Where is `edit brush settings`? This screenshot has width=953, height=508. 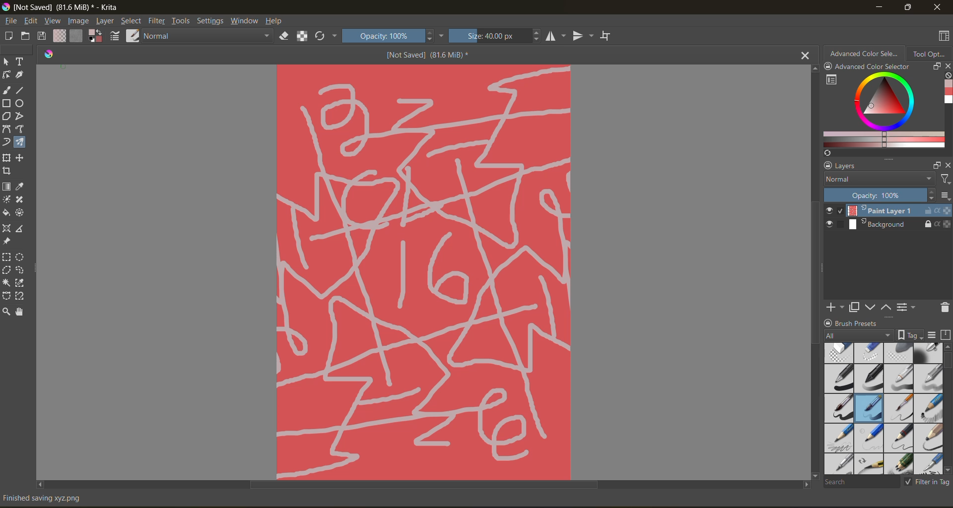 edit brush settings is located at coordinates (115, 37).